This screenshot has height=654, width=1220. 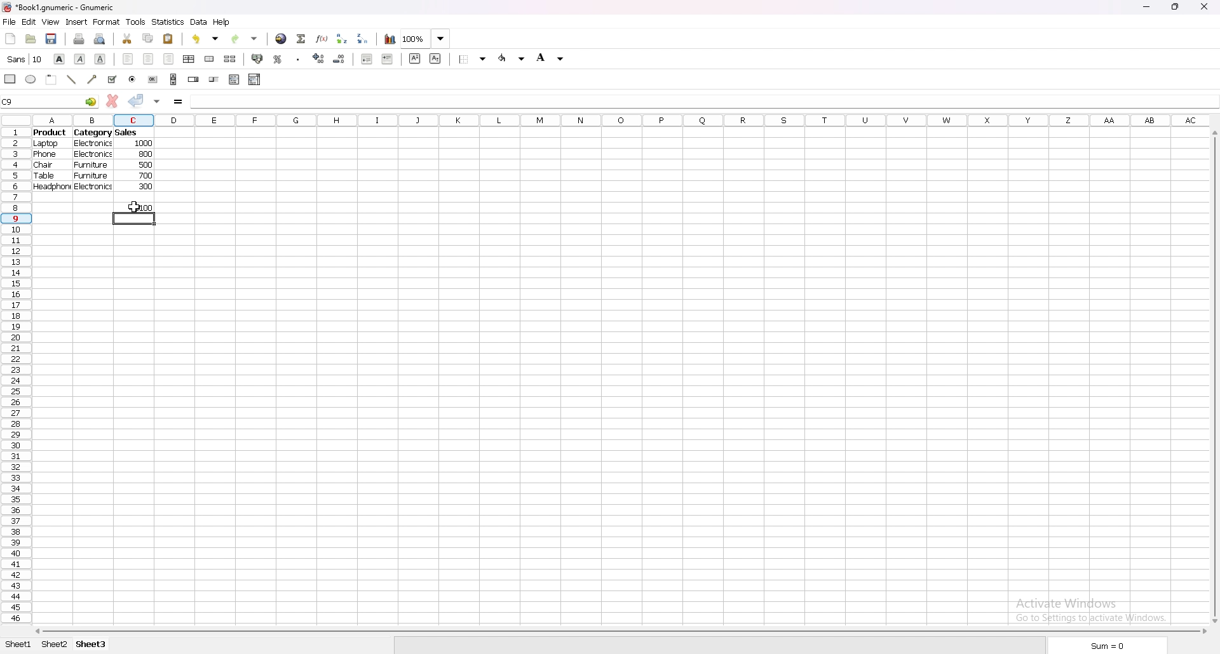 What do you see at coordinates (91, 177) in the screenshot?
I see `furniture` at bounding box center [91, 177].